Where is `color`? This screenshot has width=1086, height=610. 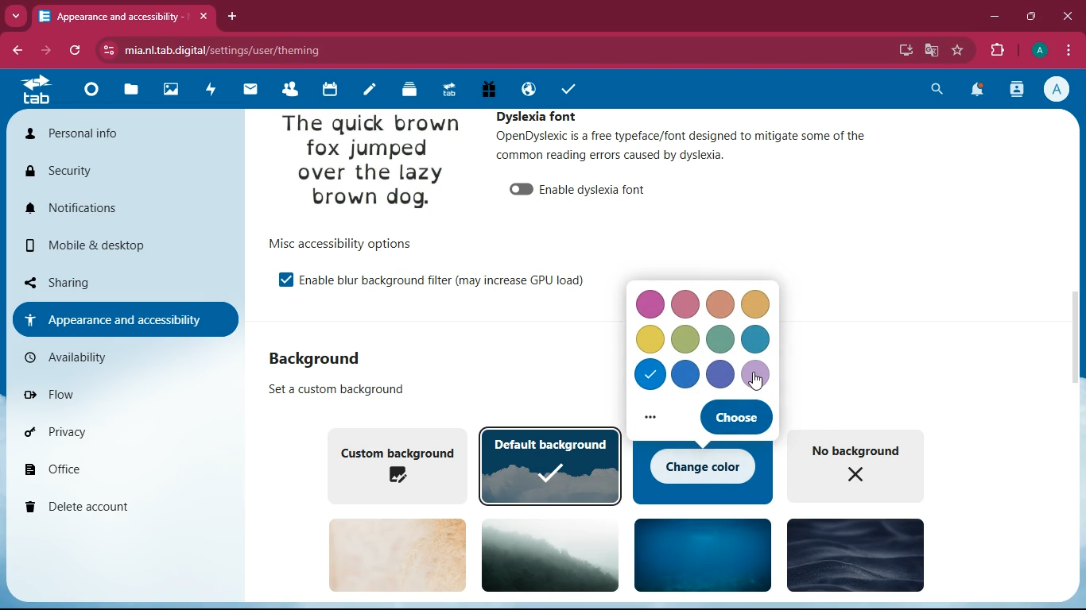 color is located at coordinates (721, 375).